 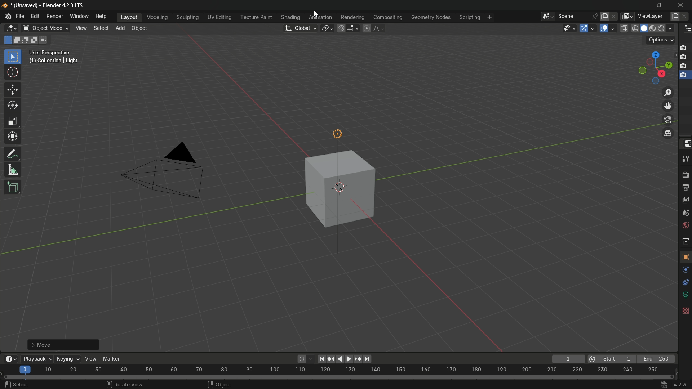 I want to click on sculpting menu, so click(x=188, y=18).